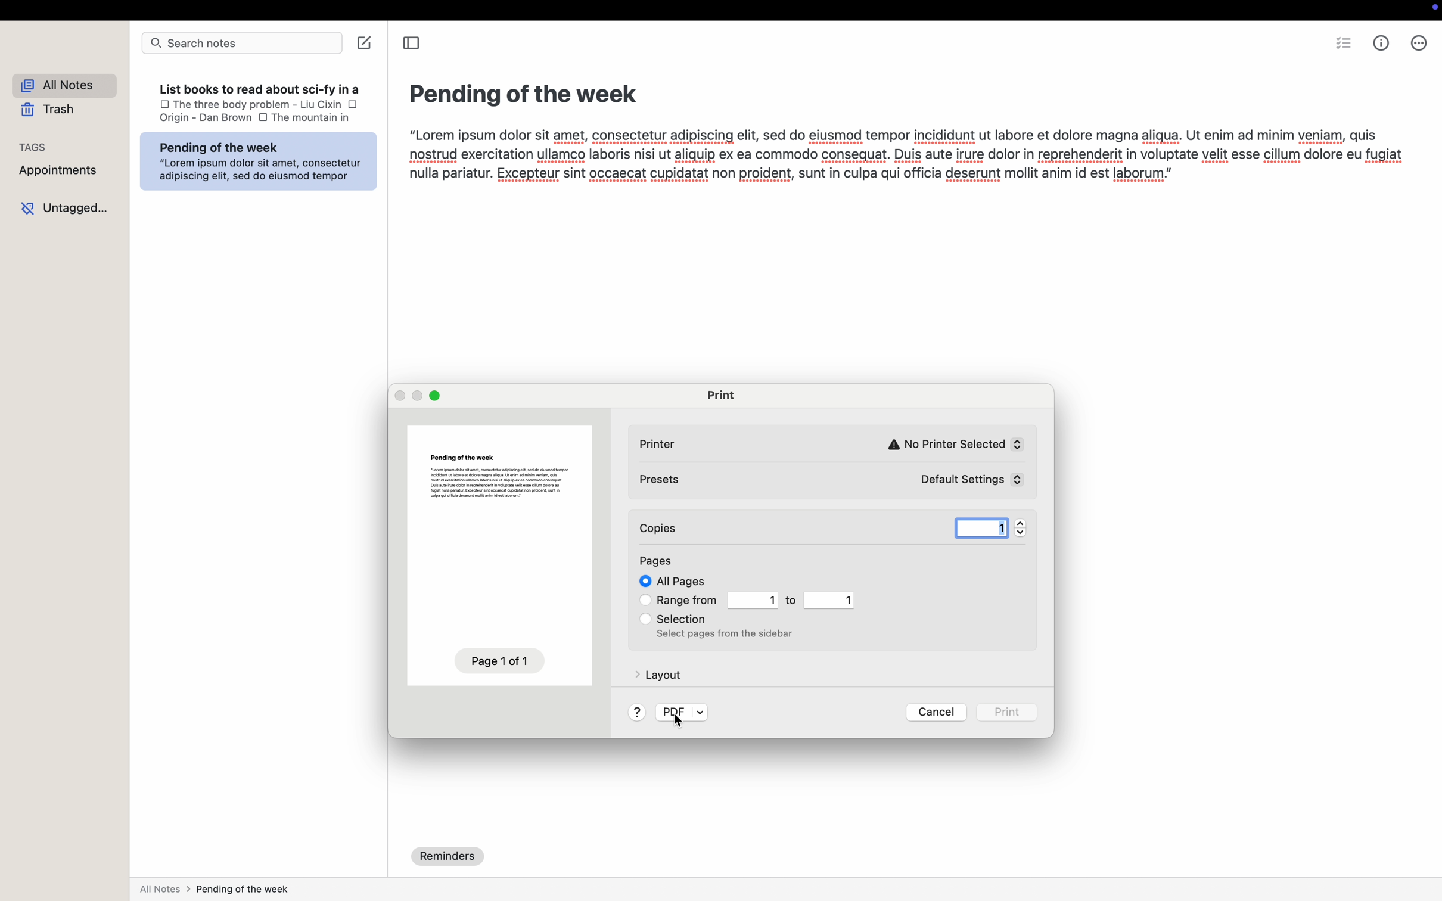 This screenshot has height=901, width=1442. I want to click on toggle sidebar, so click(414, 45).